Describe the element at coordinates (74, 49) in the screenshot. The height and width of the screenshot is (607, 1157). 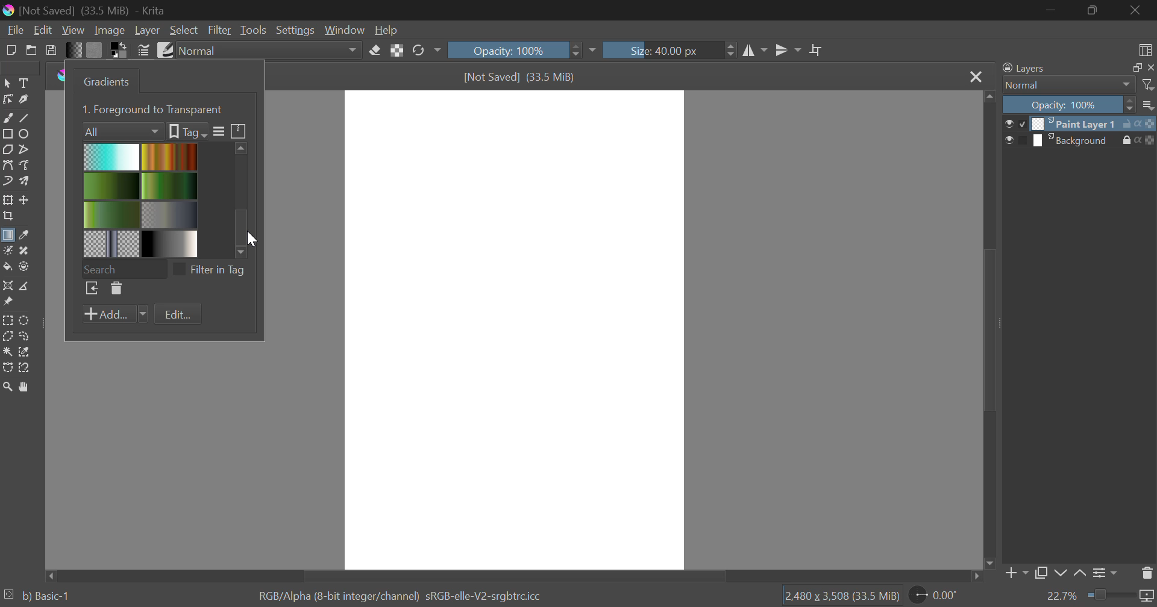
I see `Gradient` at that location.